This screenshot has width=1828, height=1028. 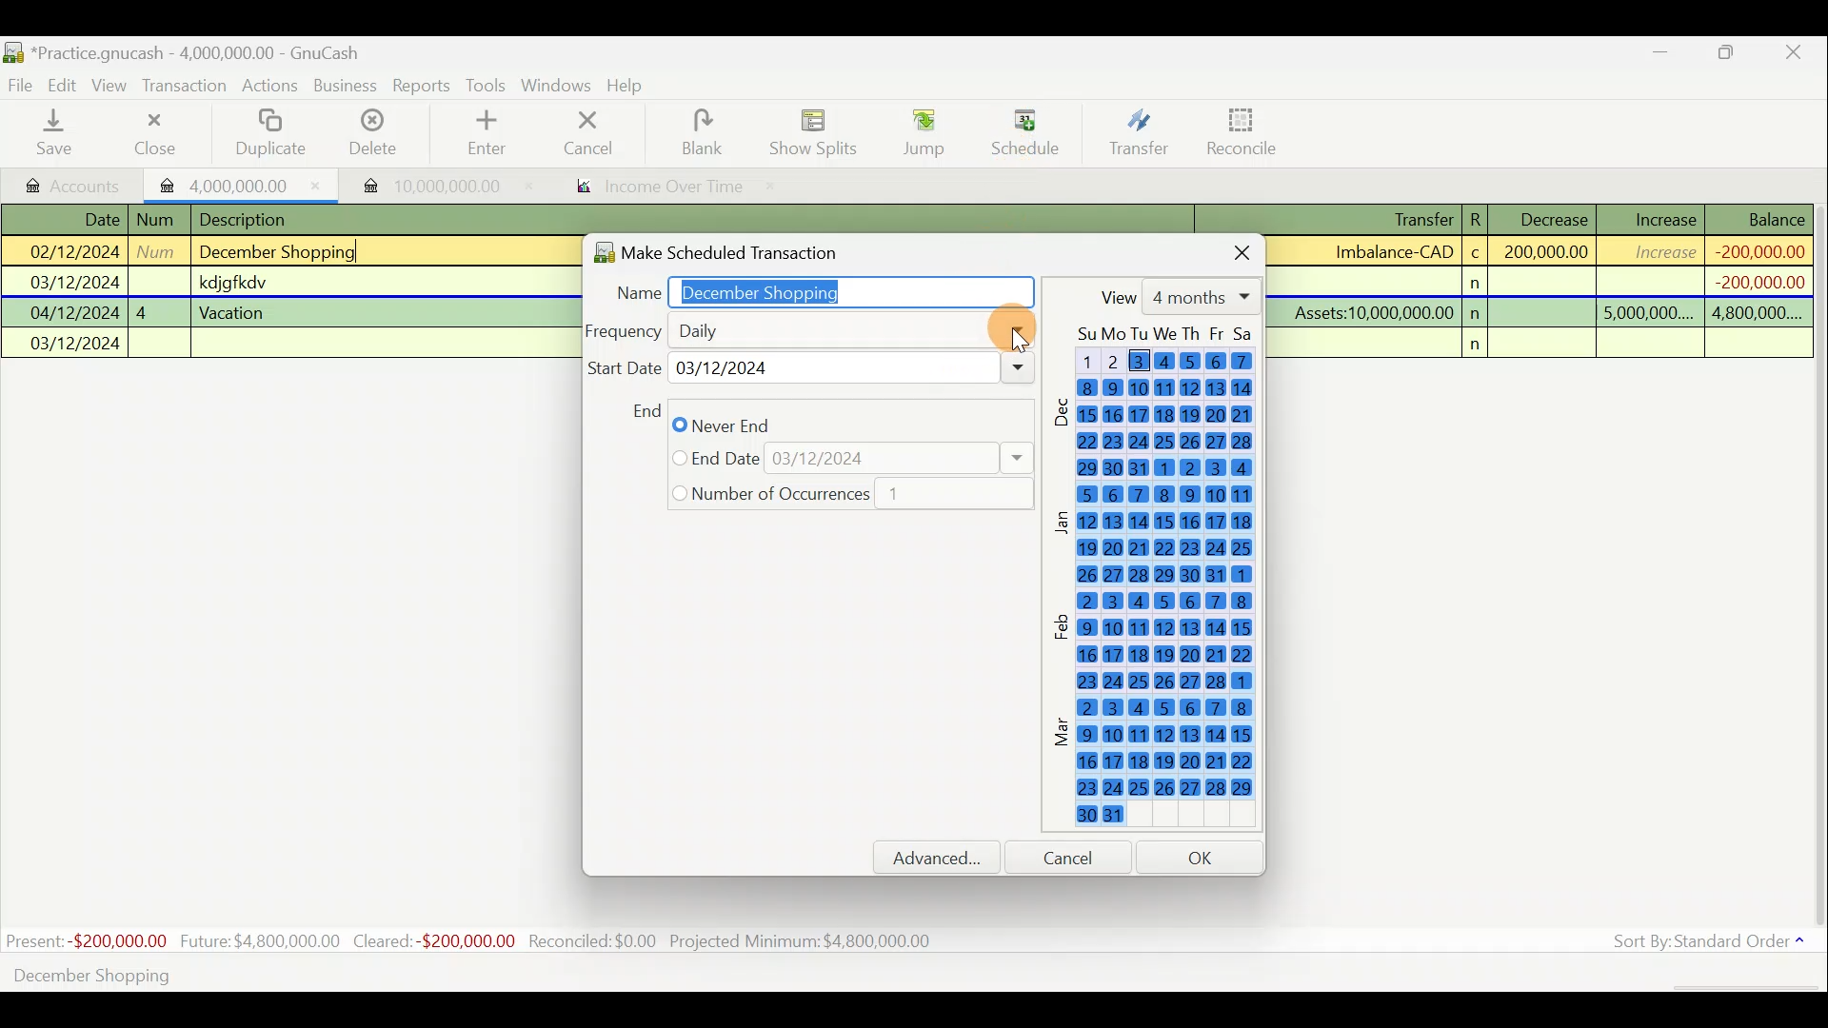 I want to click on Reports, so click(x=422, y=86).